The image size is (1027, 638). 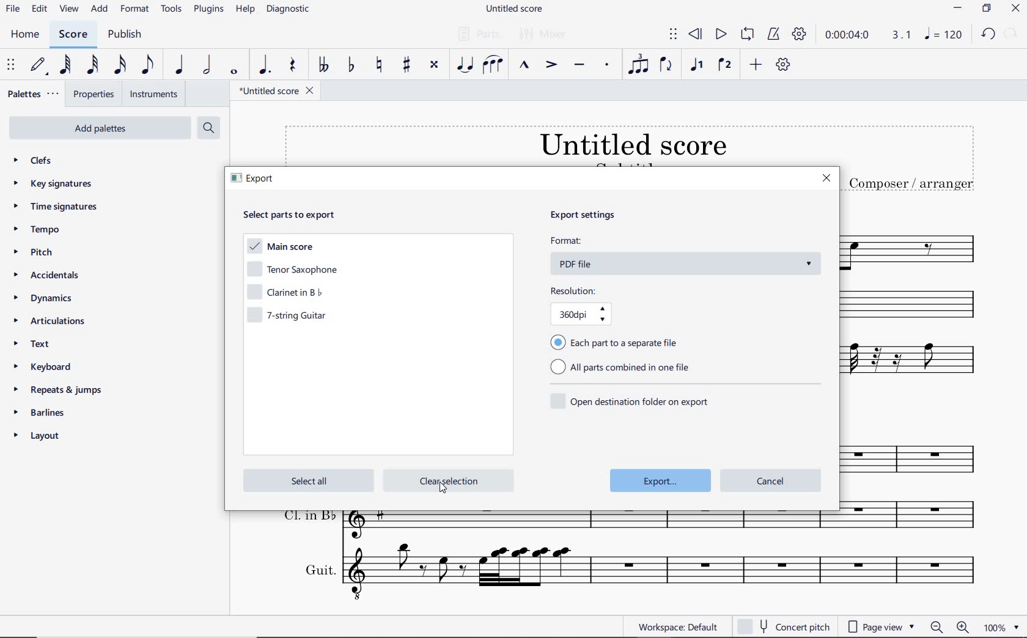 I want to click on Tenor Saxophone, so click(x=915, y=246).